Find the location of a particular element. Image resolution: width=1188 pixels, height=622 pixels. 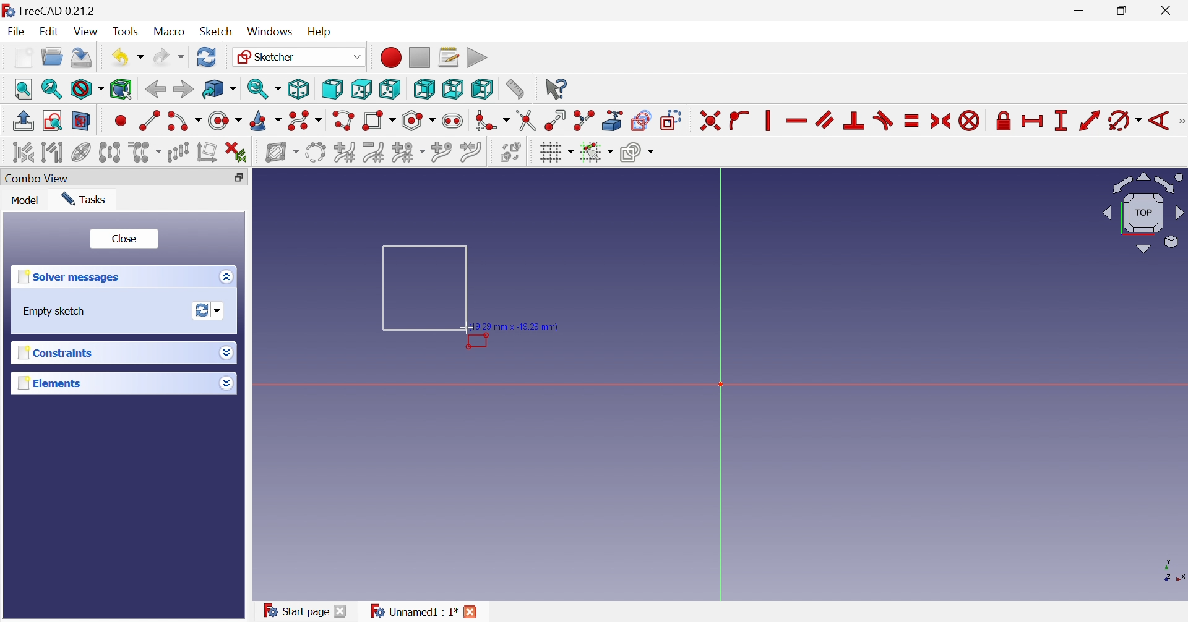

Create external geometry is located at coordinates (614, 120).